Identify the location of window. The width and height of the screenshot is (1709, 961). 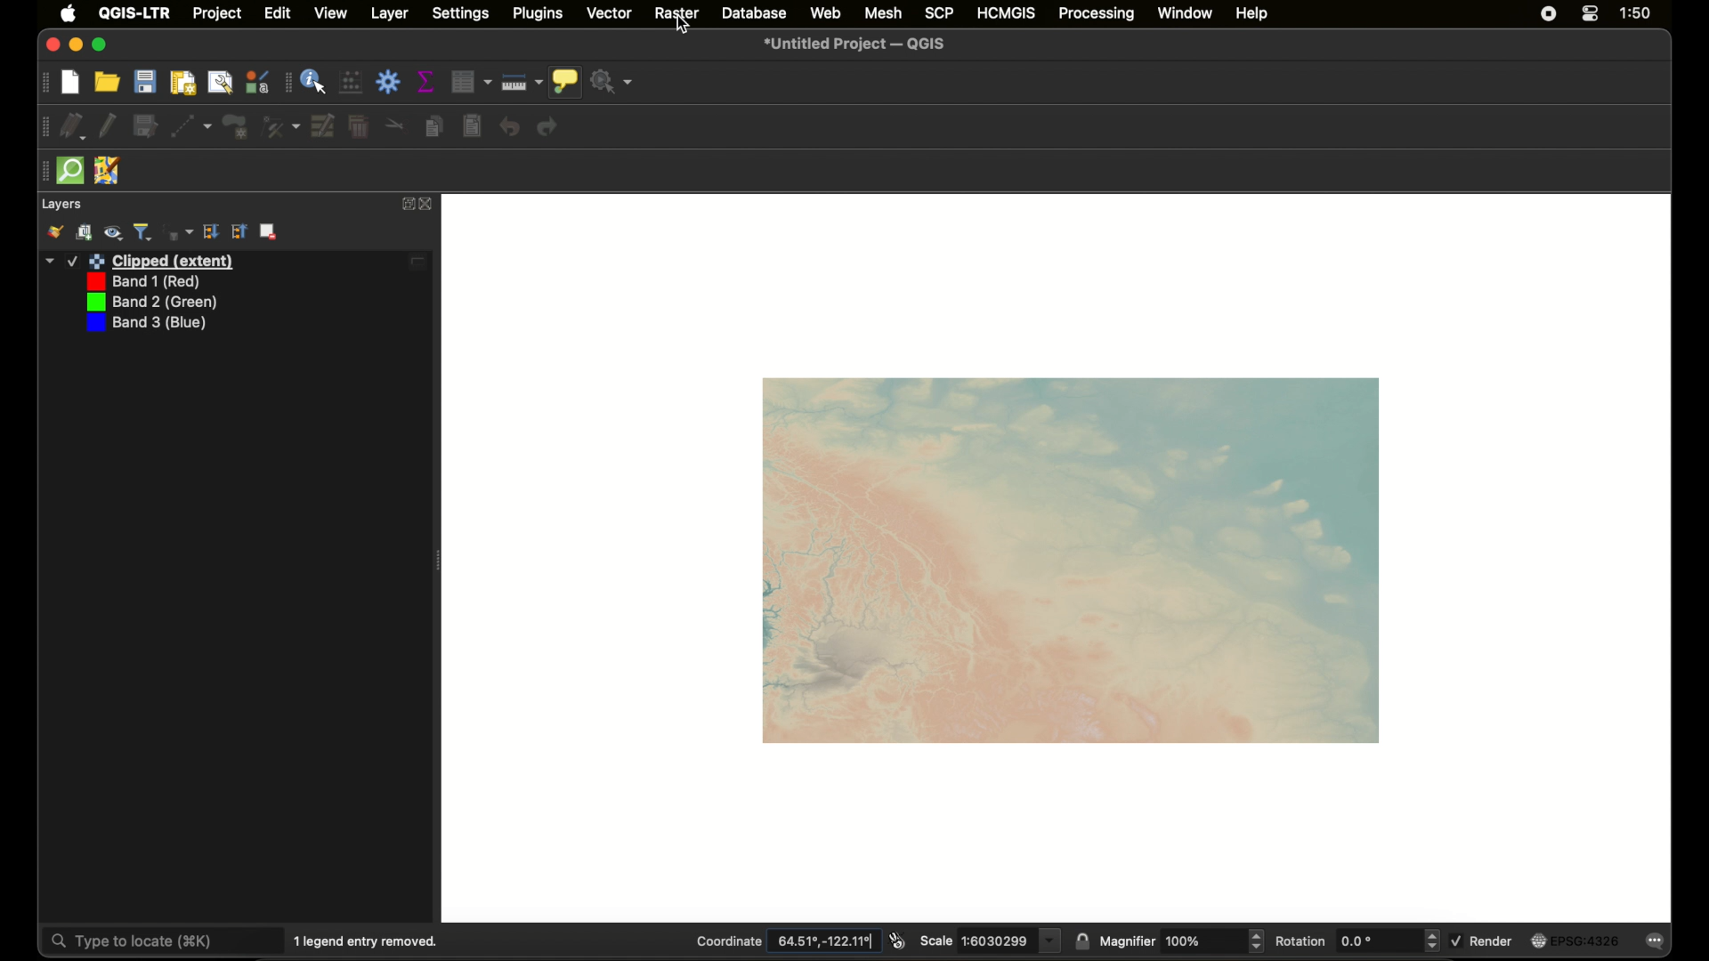
(1185, 12).